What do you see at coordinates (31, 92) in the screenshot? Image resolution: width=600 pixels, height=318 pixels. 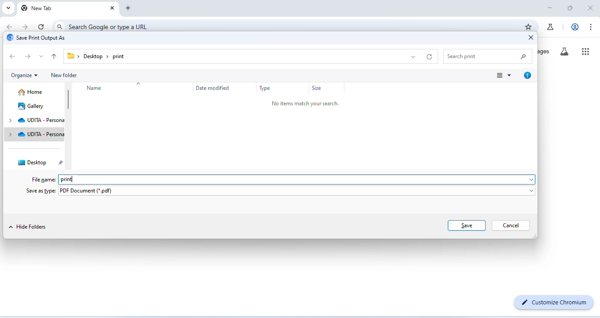 I see `home` at bounding box center [31, 92].